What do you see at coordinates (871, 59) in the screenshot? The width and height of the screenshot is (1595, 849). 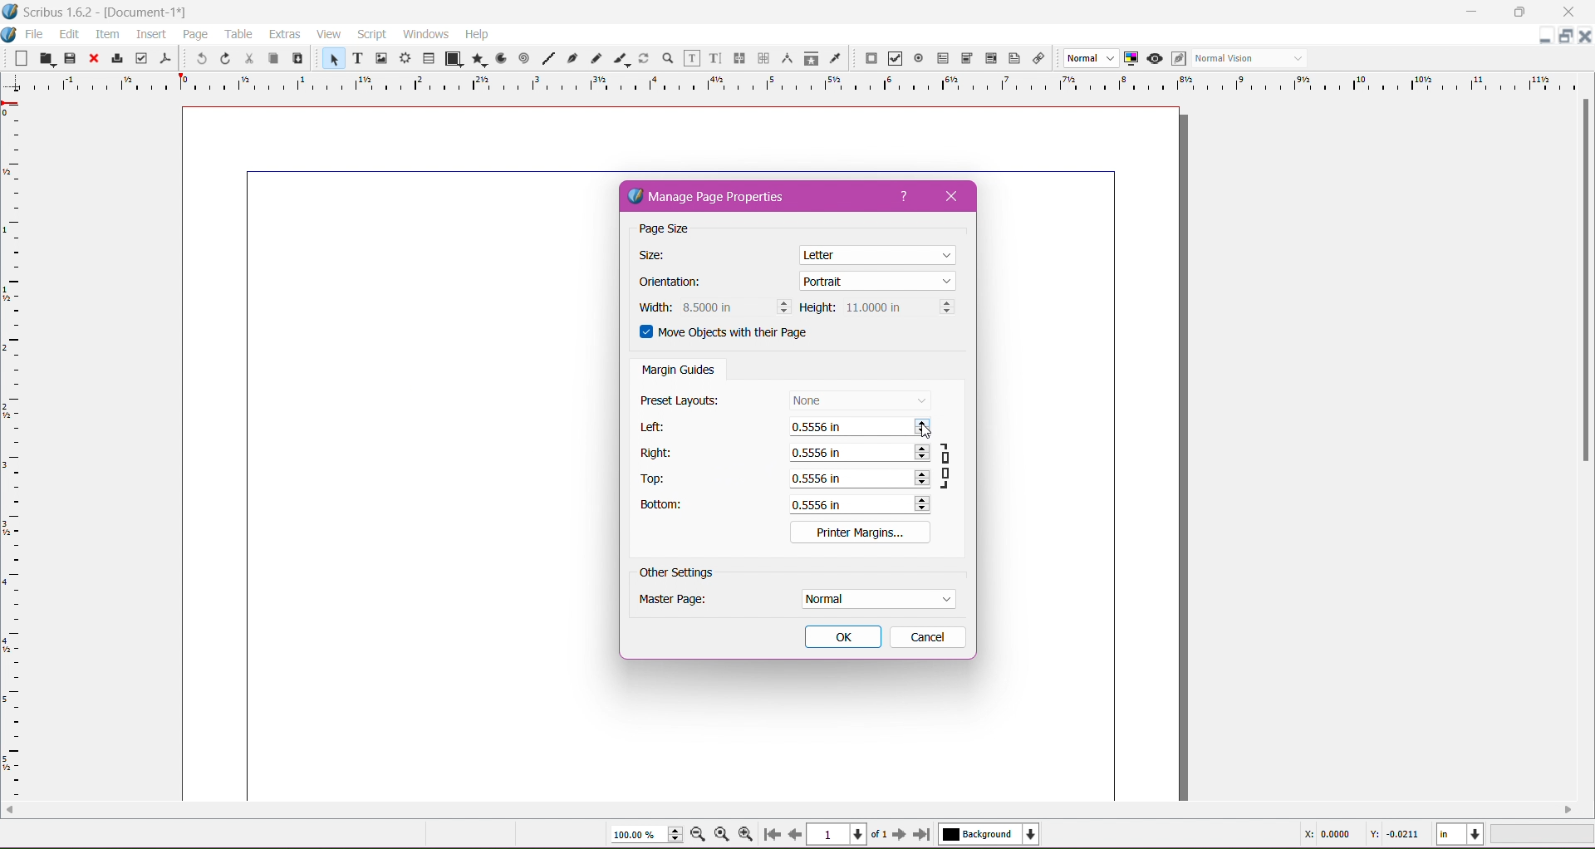 I see `PDF Push Button` at bounding box center [871, 59].